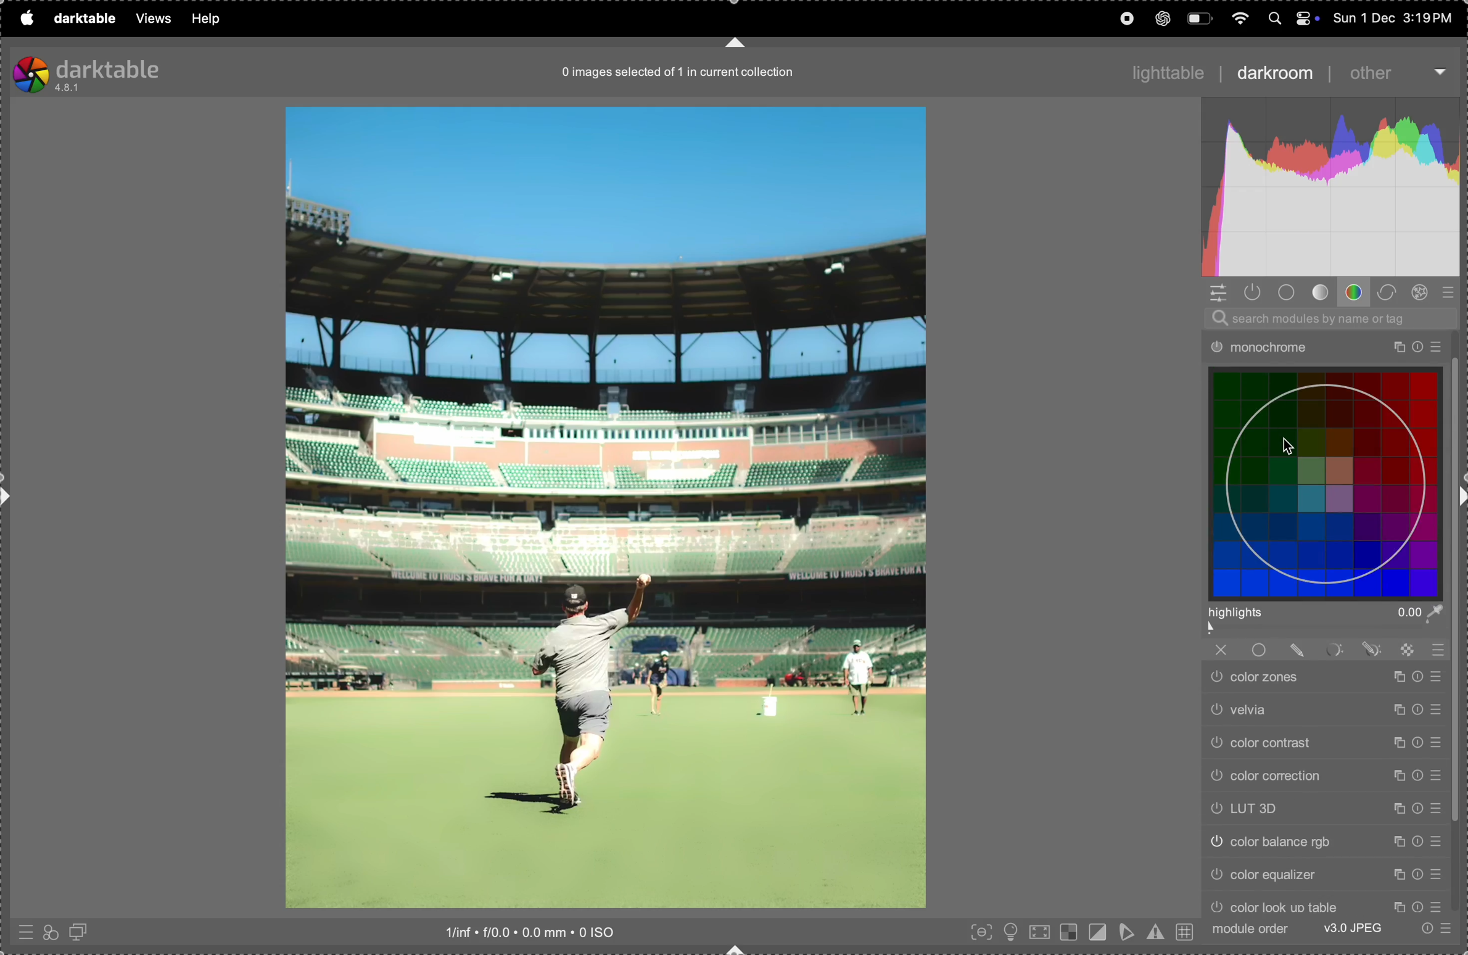 The width and height of the screenshot is (1468, 955). What do you see at coordinates (1327, 318) in the screenshot?
I see `search baar` at bounding box center [1327, 318].